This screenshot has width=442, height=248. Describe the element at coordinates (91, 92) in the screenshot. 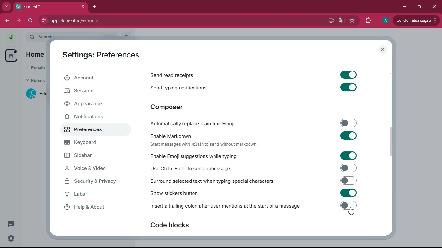

I see `sessions` at that location.